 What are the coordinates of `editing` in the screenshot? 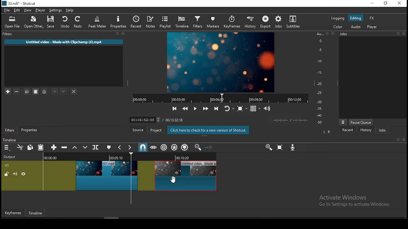 It's located at (356, 19).